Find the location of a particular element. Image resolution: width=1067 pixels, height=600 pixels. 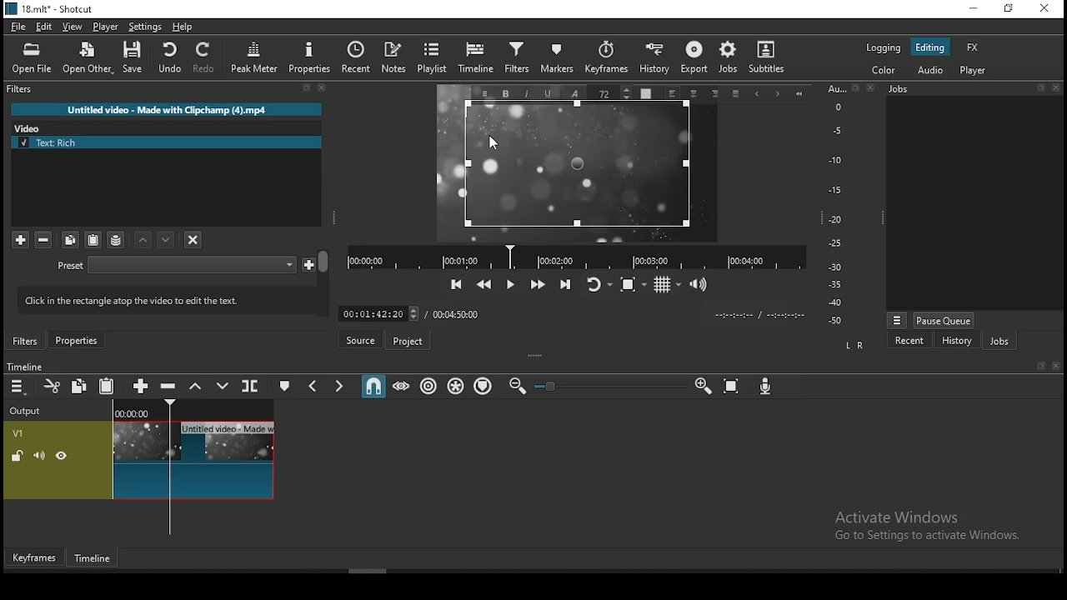

export is located at coordinates (693, 60).